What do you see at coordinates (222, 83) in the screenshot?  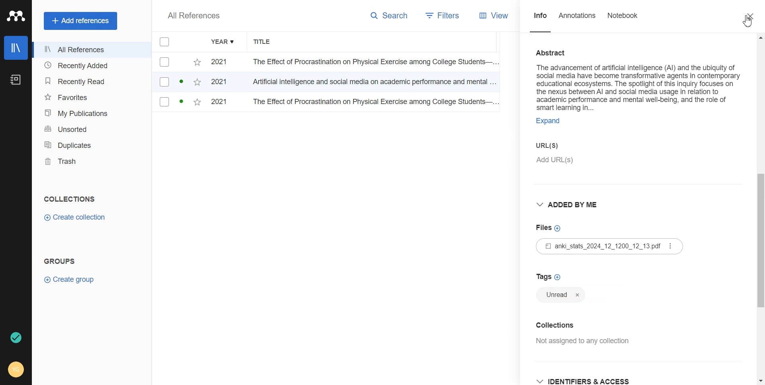 I see `2021` at bounding box center [222, 83].